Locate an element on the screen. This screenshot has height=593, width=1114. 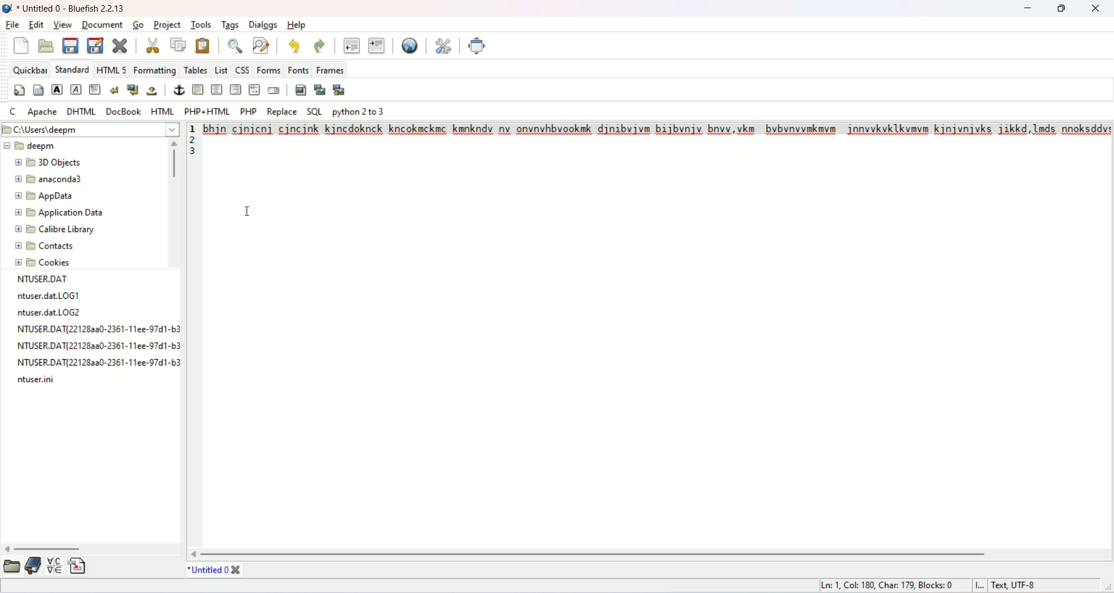
application is located at coordinates (63, 212).